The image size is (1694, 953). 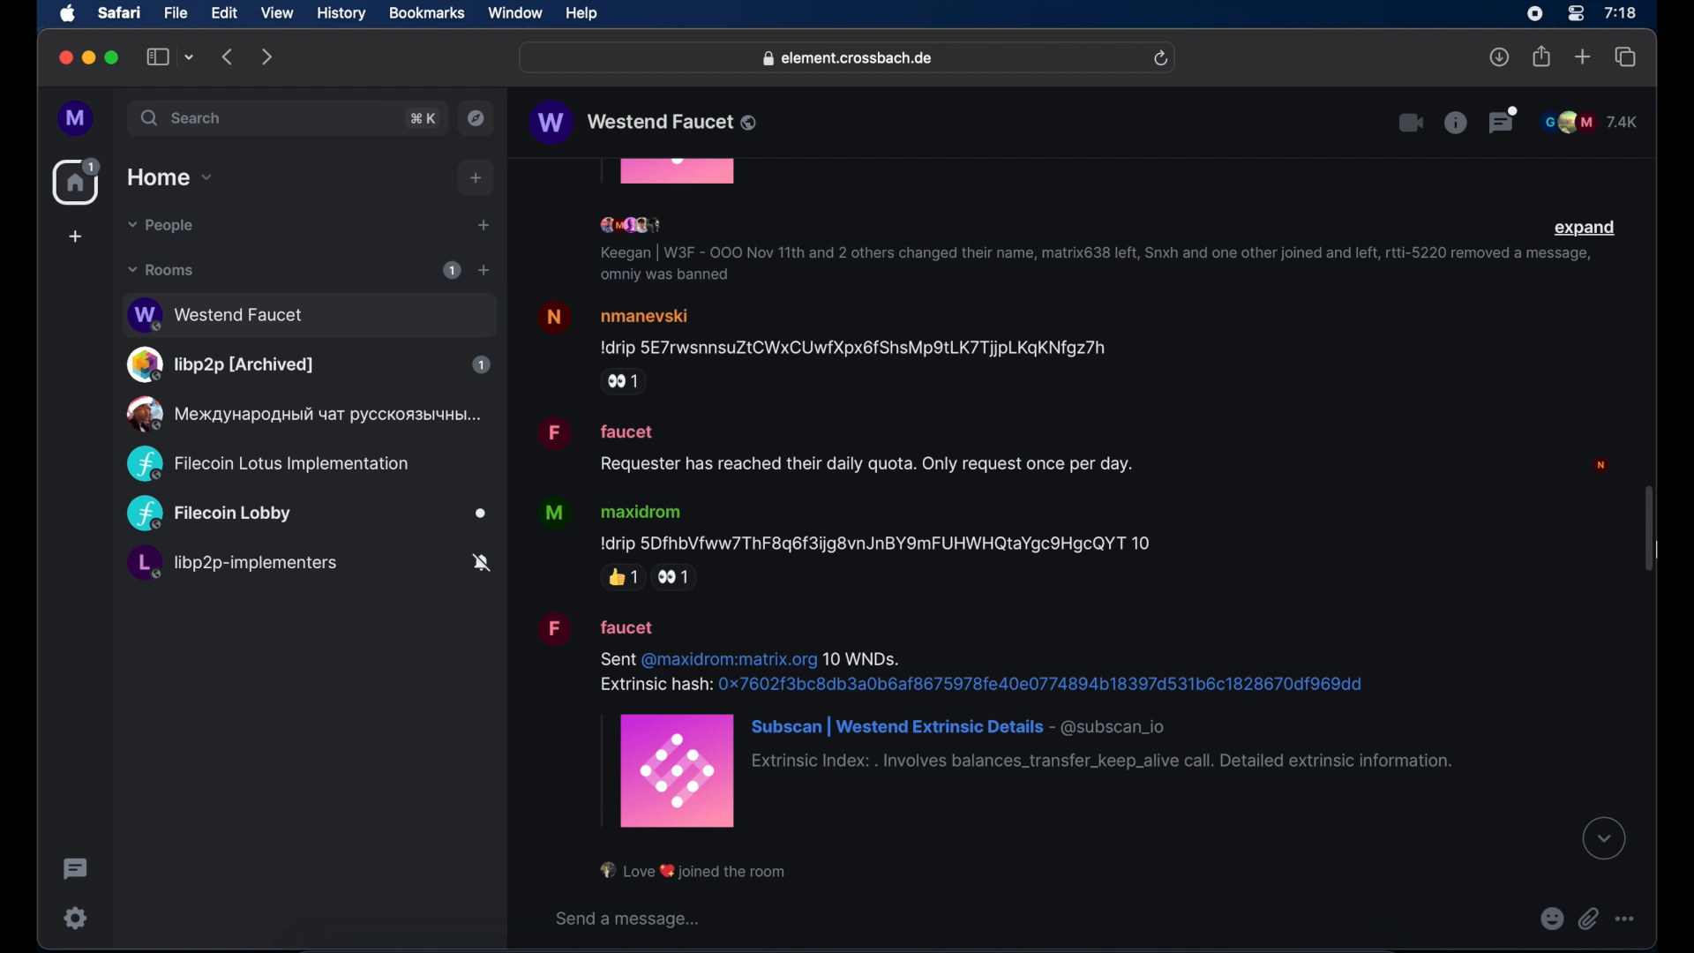 What do you see at coordinates (1589, 122) in the screenshot?
I see `participants` at bounding box center [1589, 122].